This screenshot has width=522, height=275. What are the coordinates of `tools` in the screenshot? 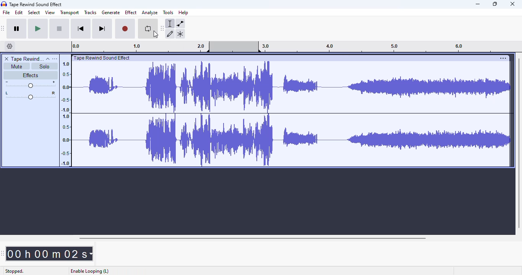 It's located at (169, 12).